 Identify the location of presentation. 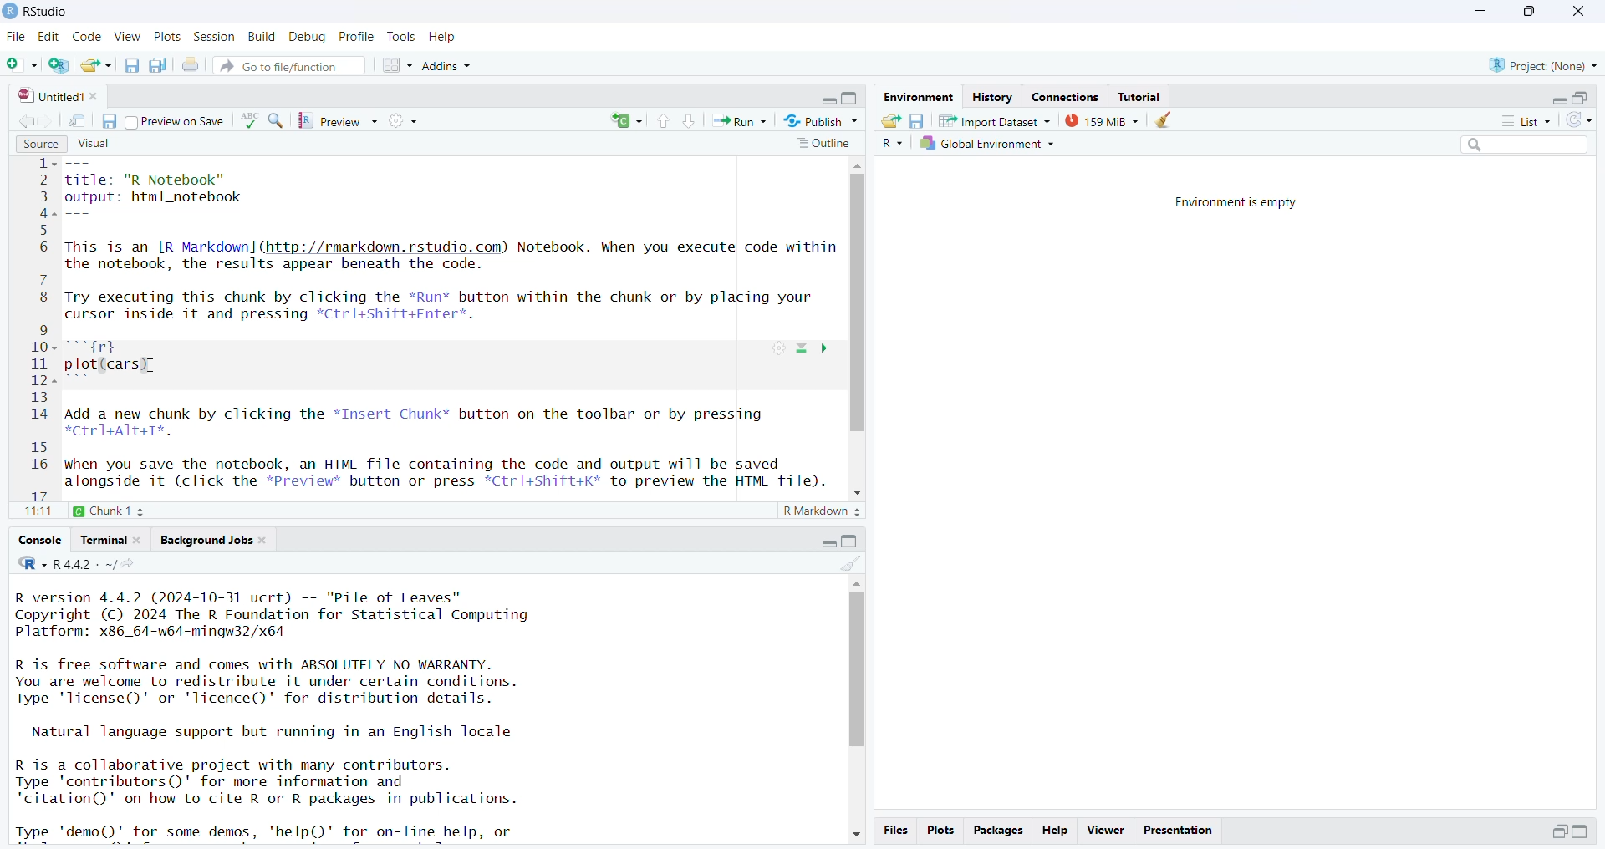
(1178, 829).